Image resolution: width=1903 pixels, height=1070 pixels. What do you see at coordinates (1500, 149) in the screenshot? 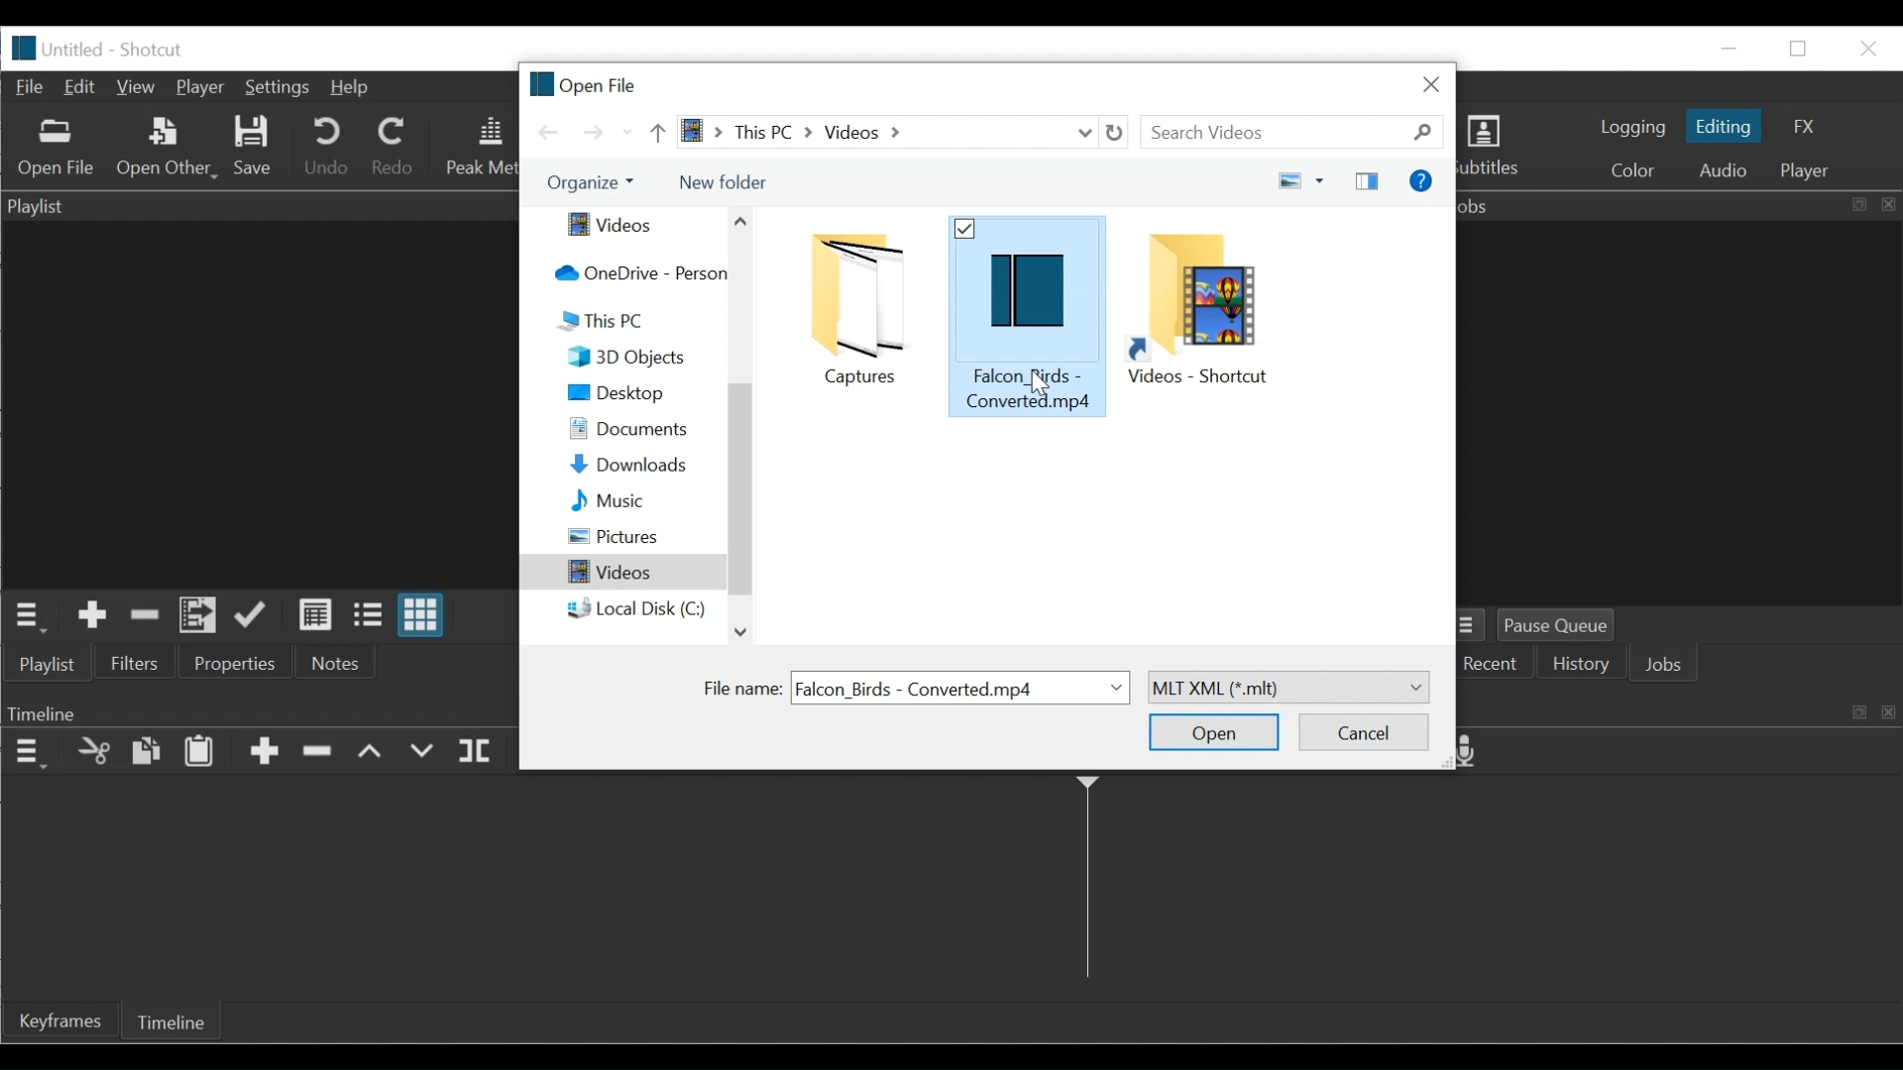
I see `Subtitles` at bounding box center [1500, 149].